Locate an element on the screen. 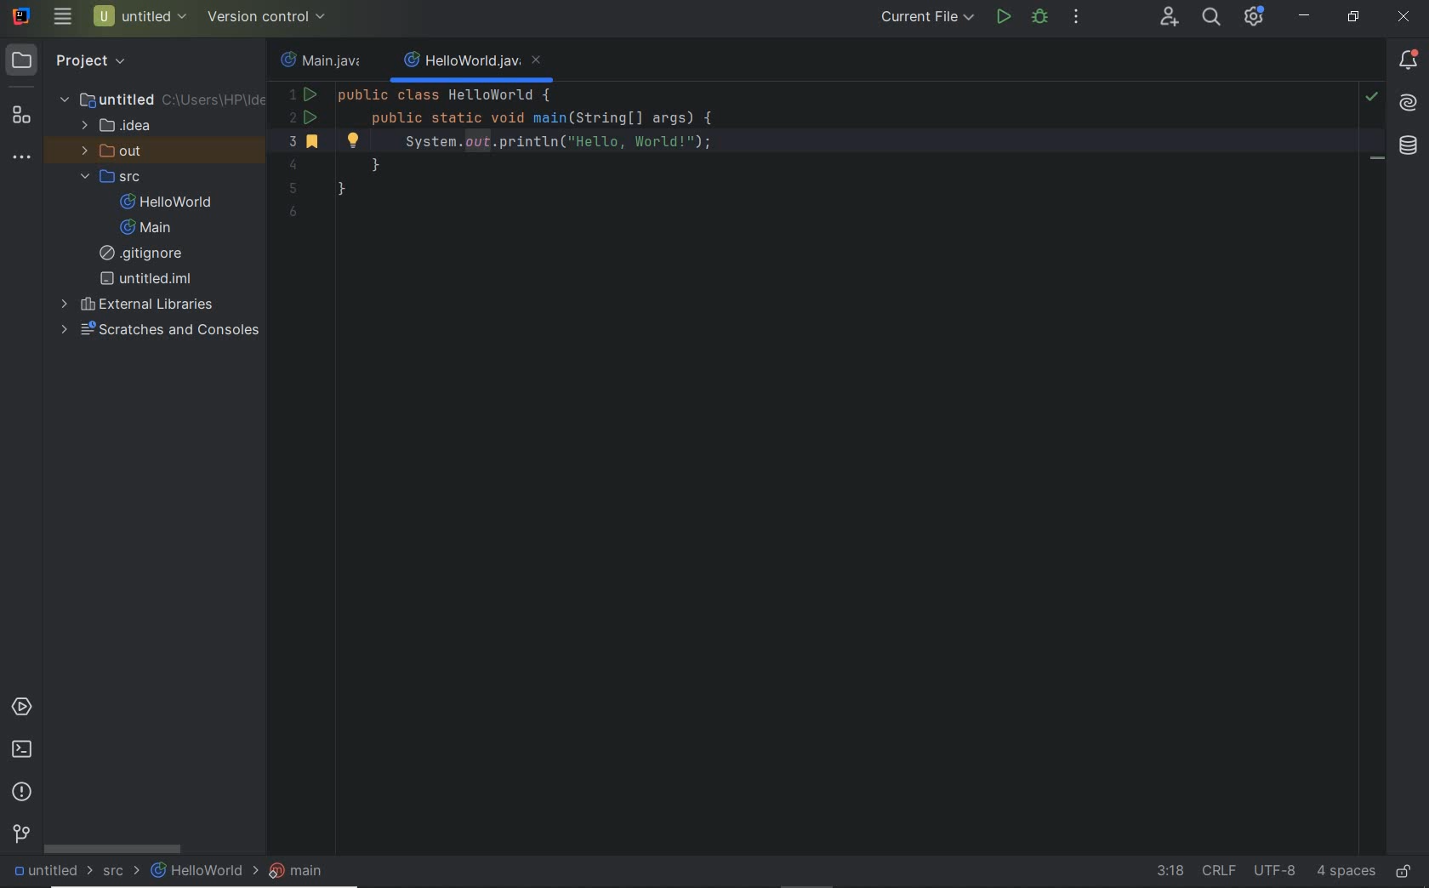  cursor is located at coordinates (453, 145).